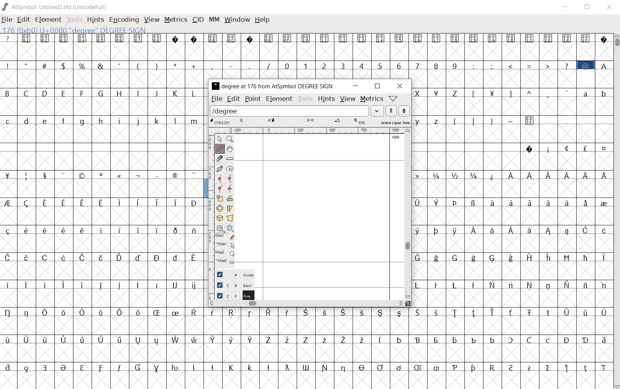 This screenshot has height=389, width=620. What do you see at coordinates (512, 202) in the screenshot?
I see `special letters` at bounding box center [512, 202].